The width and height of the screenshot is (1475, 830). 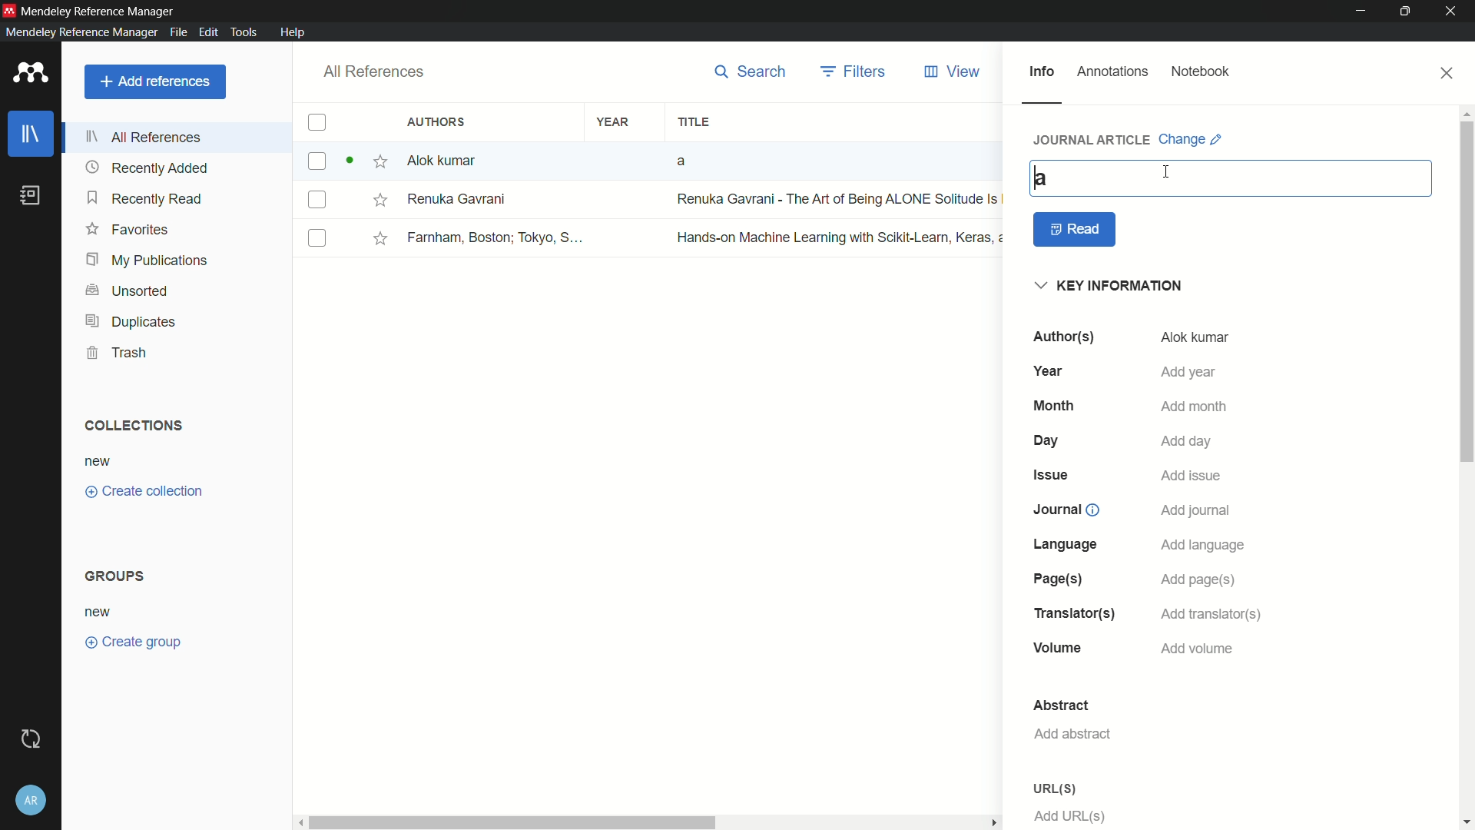 What do you see at coordinates (1448, 73) in the screenshot?
I see `close` at bounding box center [1448, 73].